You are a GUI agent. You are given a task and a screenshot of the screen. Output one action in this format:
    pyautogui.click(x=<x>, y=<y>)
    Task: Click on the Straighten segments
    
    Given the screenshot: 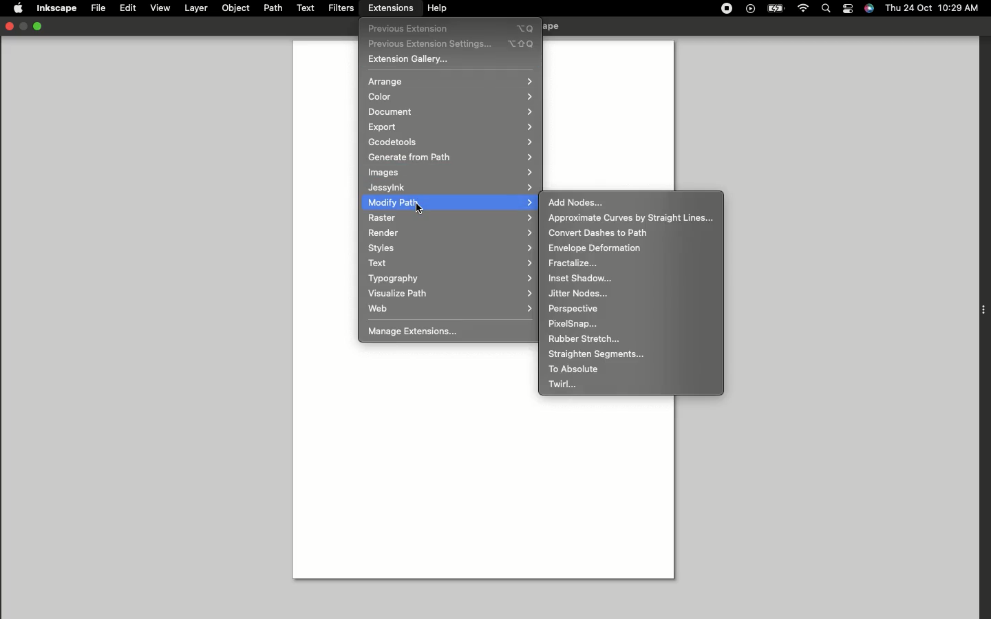 What is the action you would take?
    pyautogui.click(x=595, y=354)
    